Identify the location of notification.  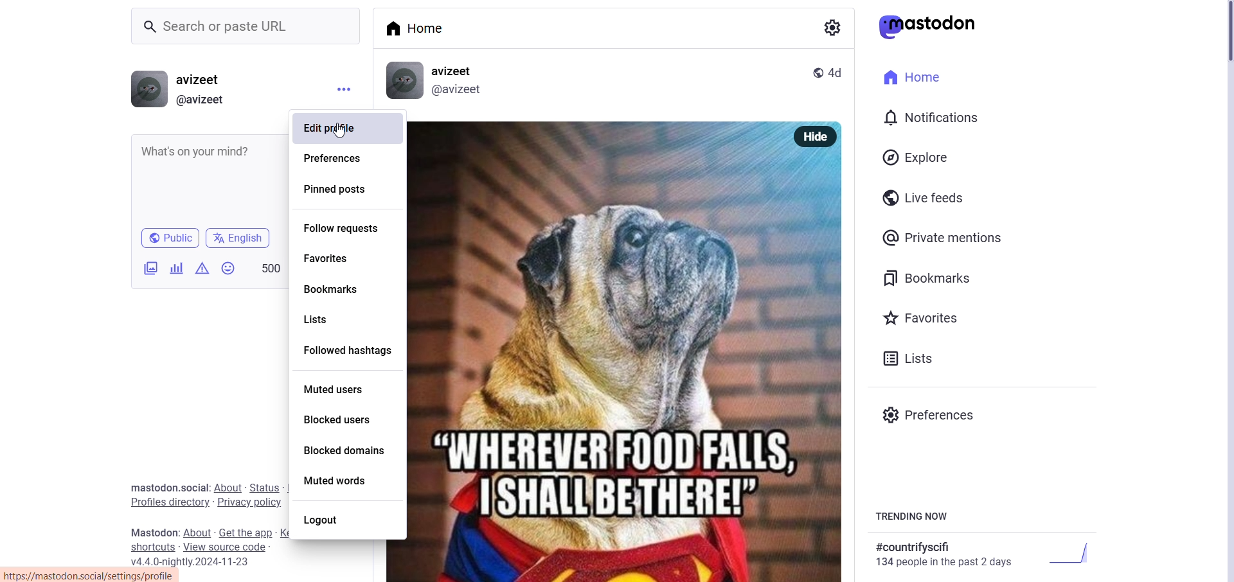
(931, 116).